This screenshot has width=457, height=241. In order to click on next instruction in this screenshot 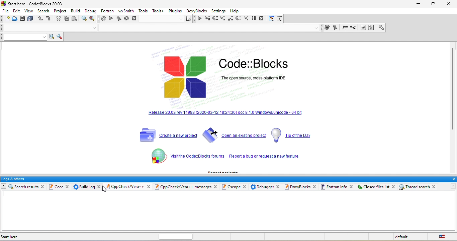, I will do `click(238, 19)`.